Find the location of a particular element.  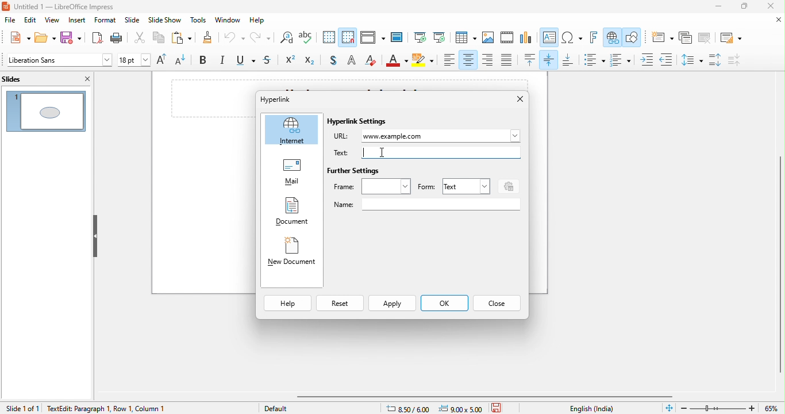

set line spacing is located at coordinates (691, 59).